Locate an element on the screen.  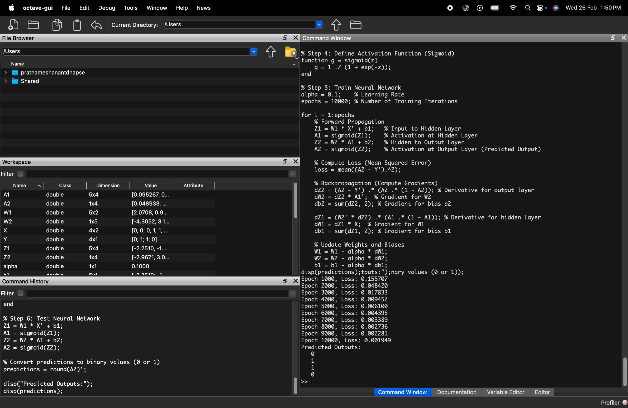
[0.048933, ... is located at coordinates (150, 203).